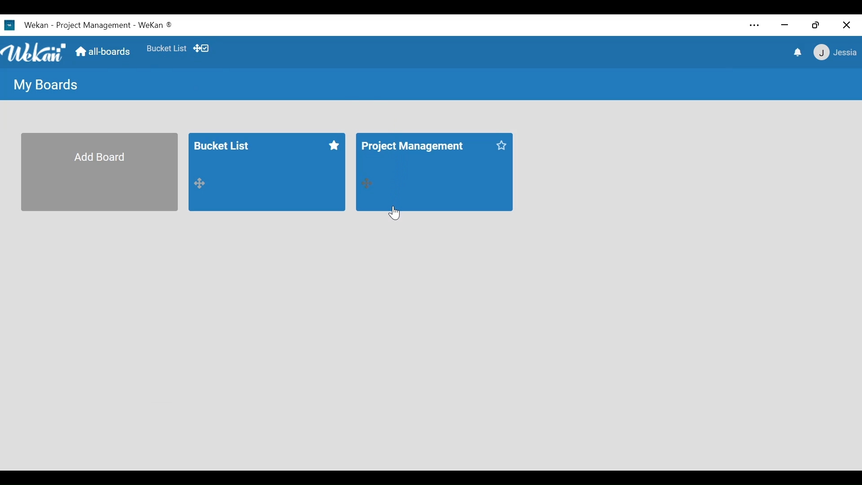 The width and height of the screenshot is (862, 485). I want to click on settings and more, so click(755, 25).